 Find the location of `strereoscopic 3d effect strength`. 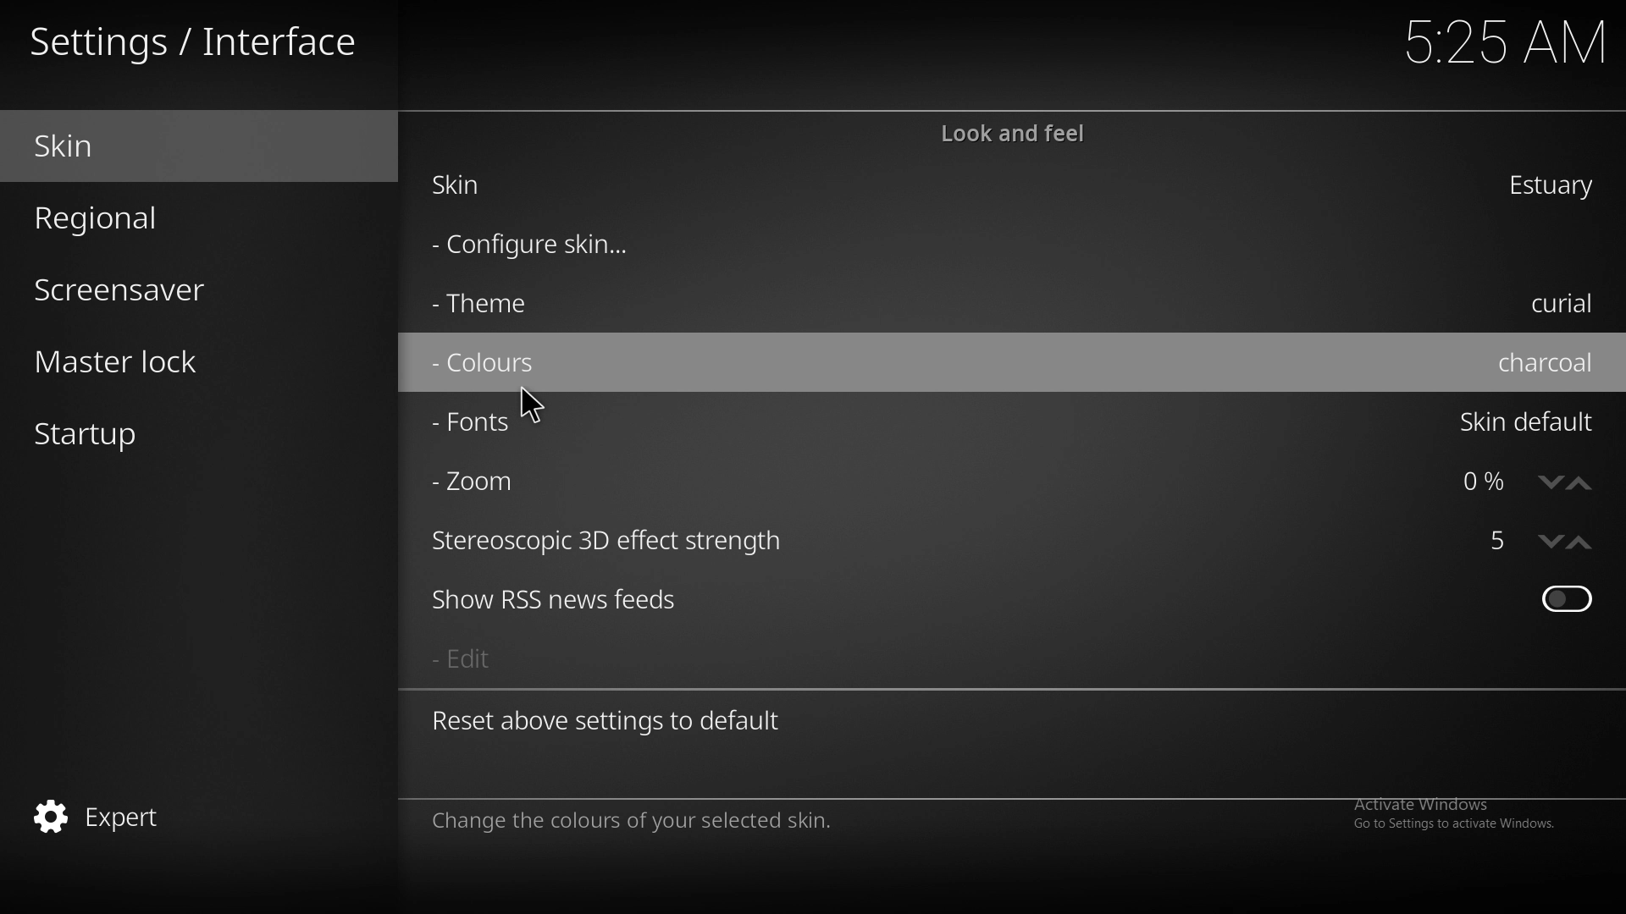

strereoscopic 3d effect strength is located at coordinates (1492, 544).